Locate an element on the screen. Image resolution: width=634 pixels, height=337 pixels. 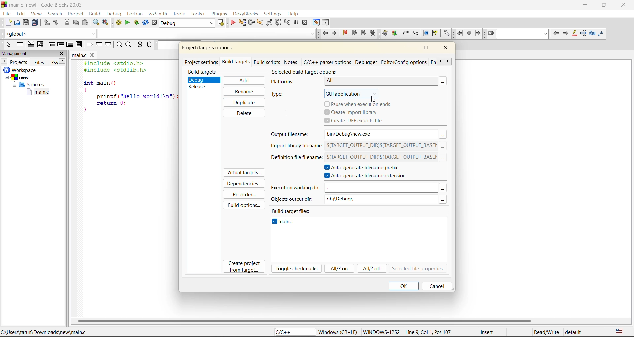
reorder is located at coordinates (244, 195).